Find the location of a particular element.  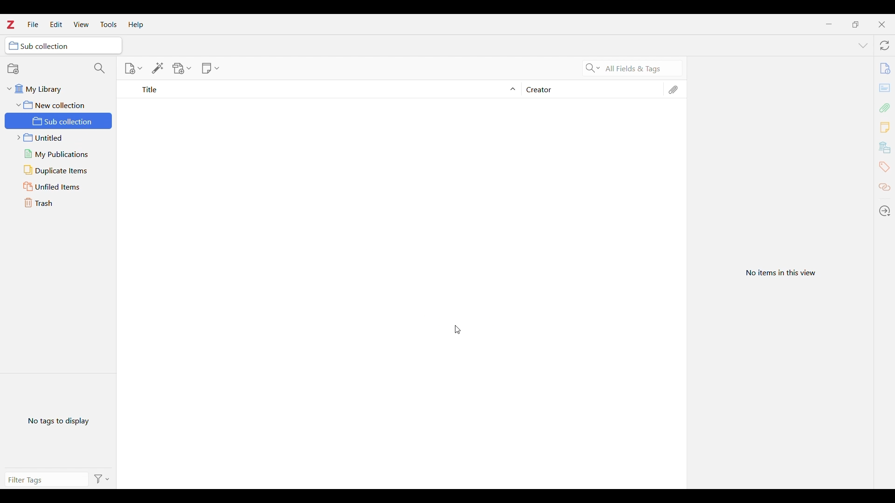

View menu is located at coordinates (82, 24).